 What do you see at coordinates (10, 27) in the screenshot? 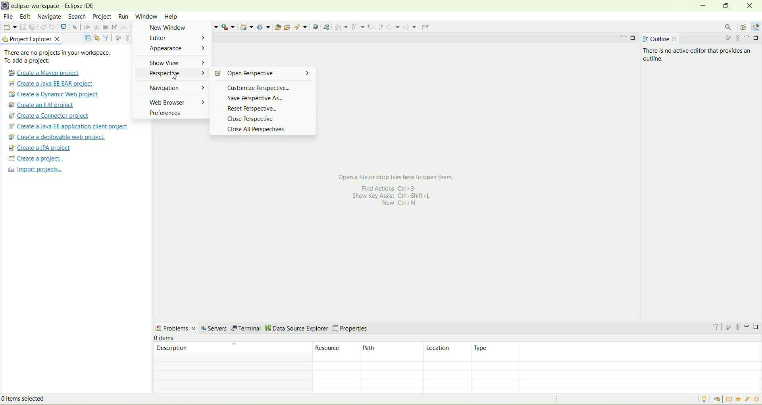
I see `new` at bounding box center [10, 27].